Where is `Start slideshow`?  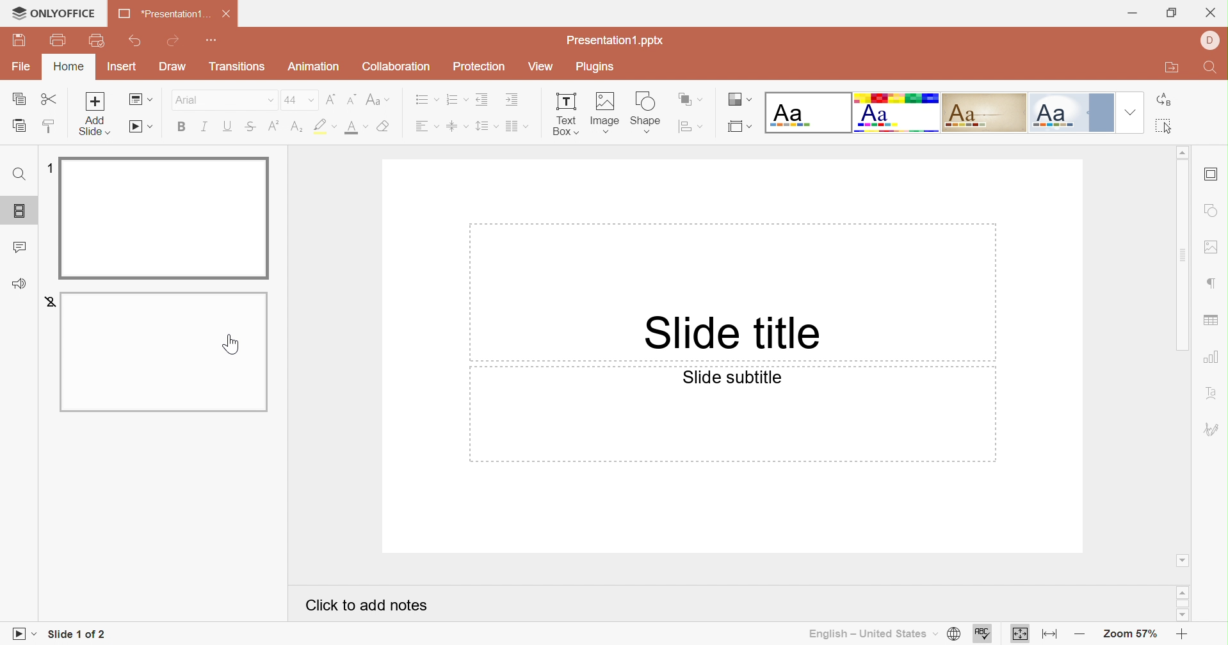
Start slideshow is located at coordinates (24, 634).